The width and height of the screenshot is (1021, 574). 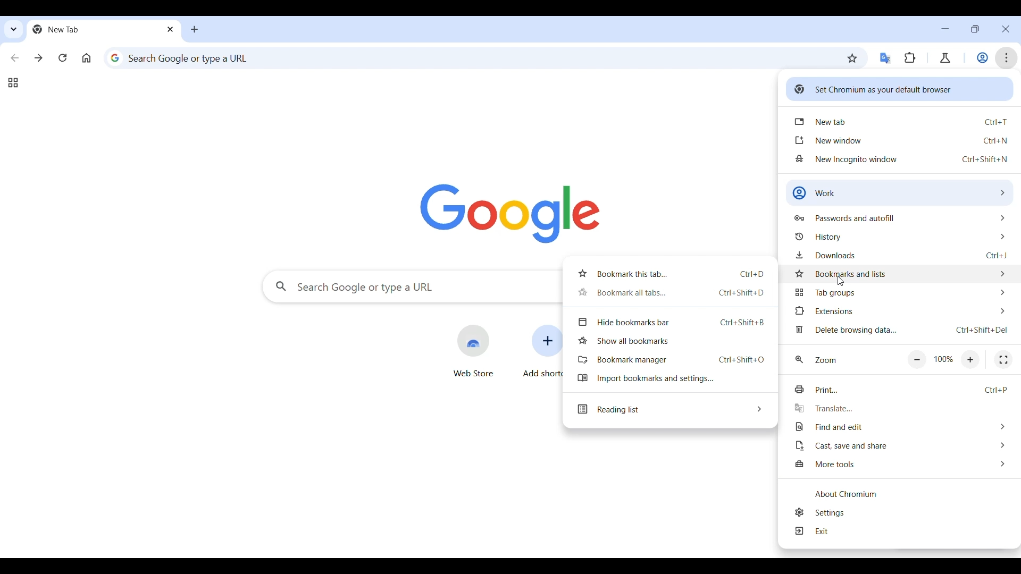 What do you see at coordinates (63, 57) in the screenshot?
I see `Reload page` at bounding box center [63, 57].